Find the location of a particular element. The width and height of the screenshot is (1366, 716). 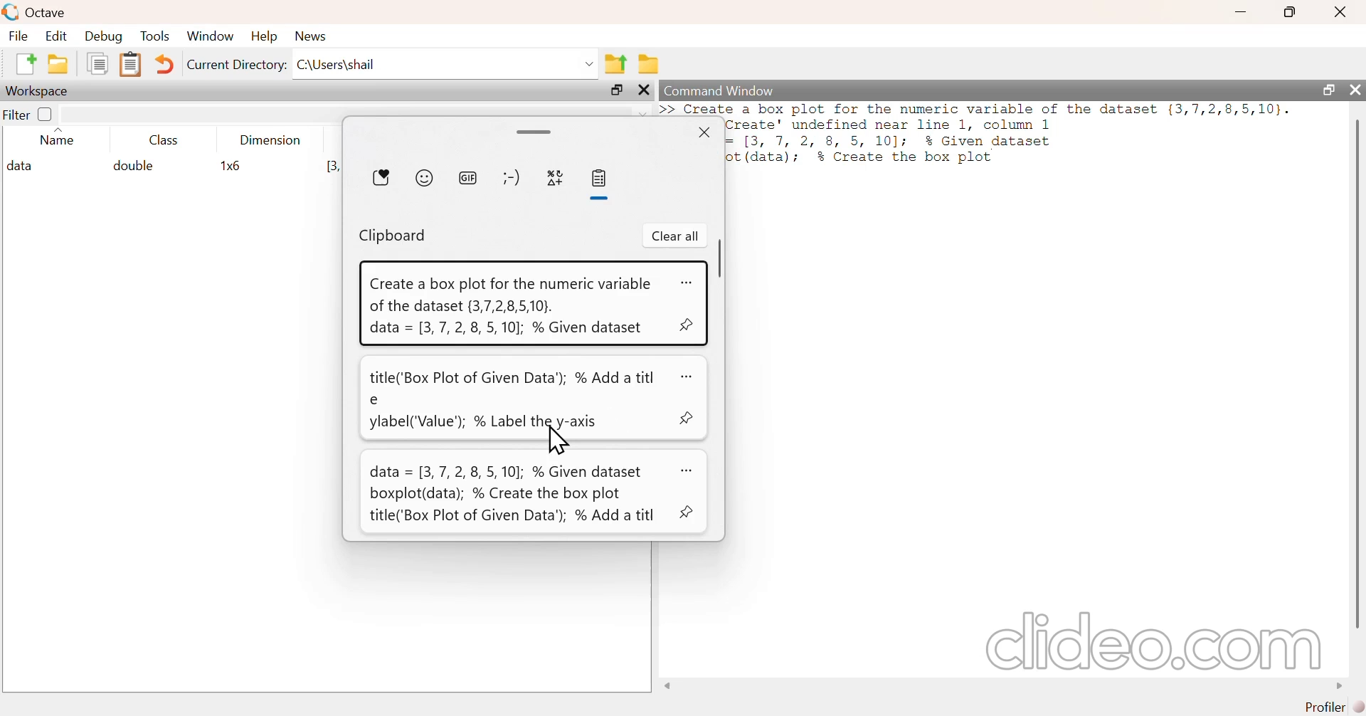

close is located at coordinates (701, 131).